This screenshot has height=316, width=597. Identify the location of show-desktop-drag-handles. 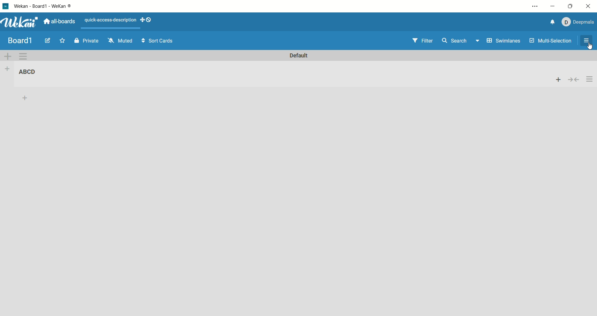
(143, 20).